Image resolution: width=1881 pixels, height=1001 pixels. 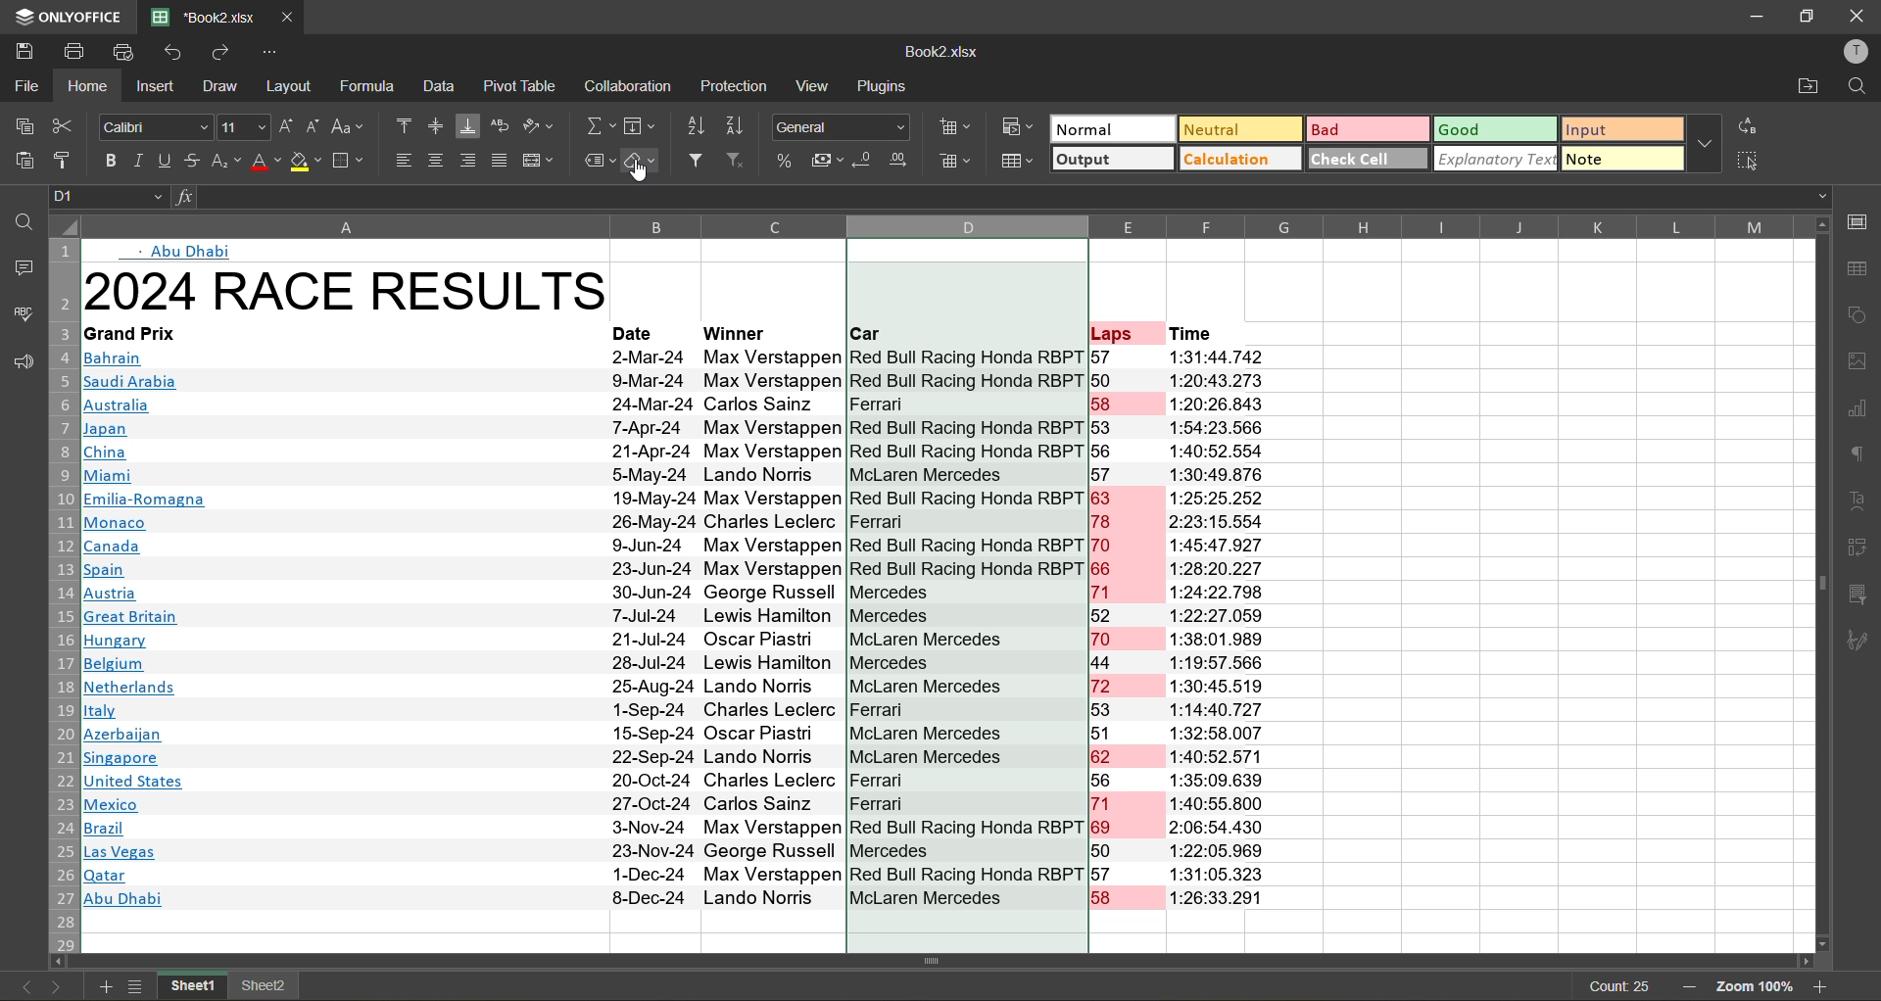 What do you see at coordinates (1824, 223) in the screenshot?
I see `move up` at bounding box center [1824, 223].